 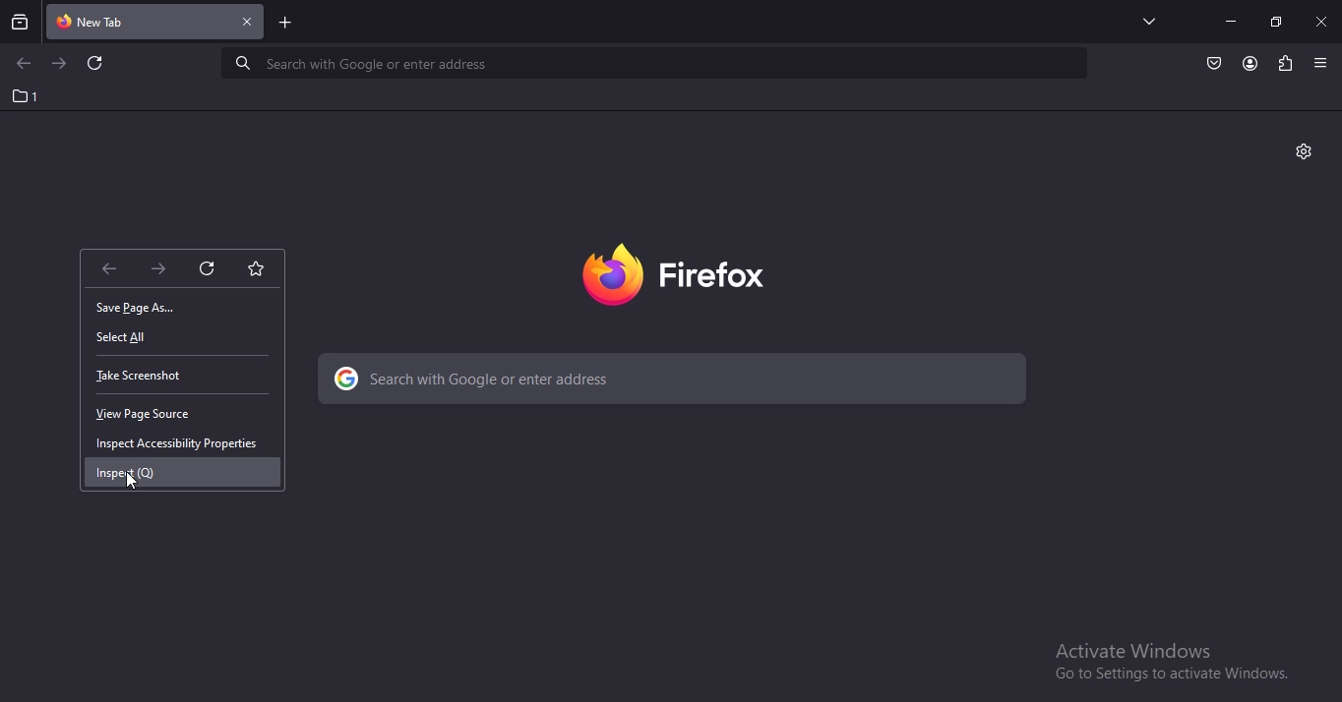 I want to click on account, so click(x=1250, y=63).